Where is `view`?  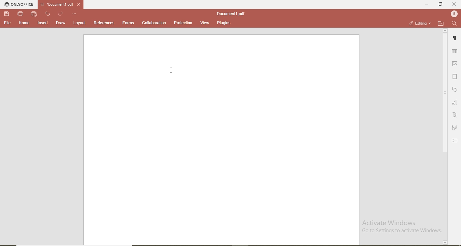 view is located at coordinates (205, 23).